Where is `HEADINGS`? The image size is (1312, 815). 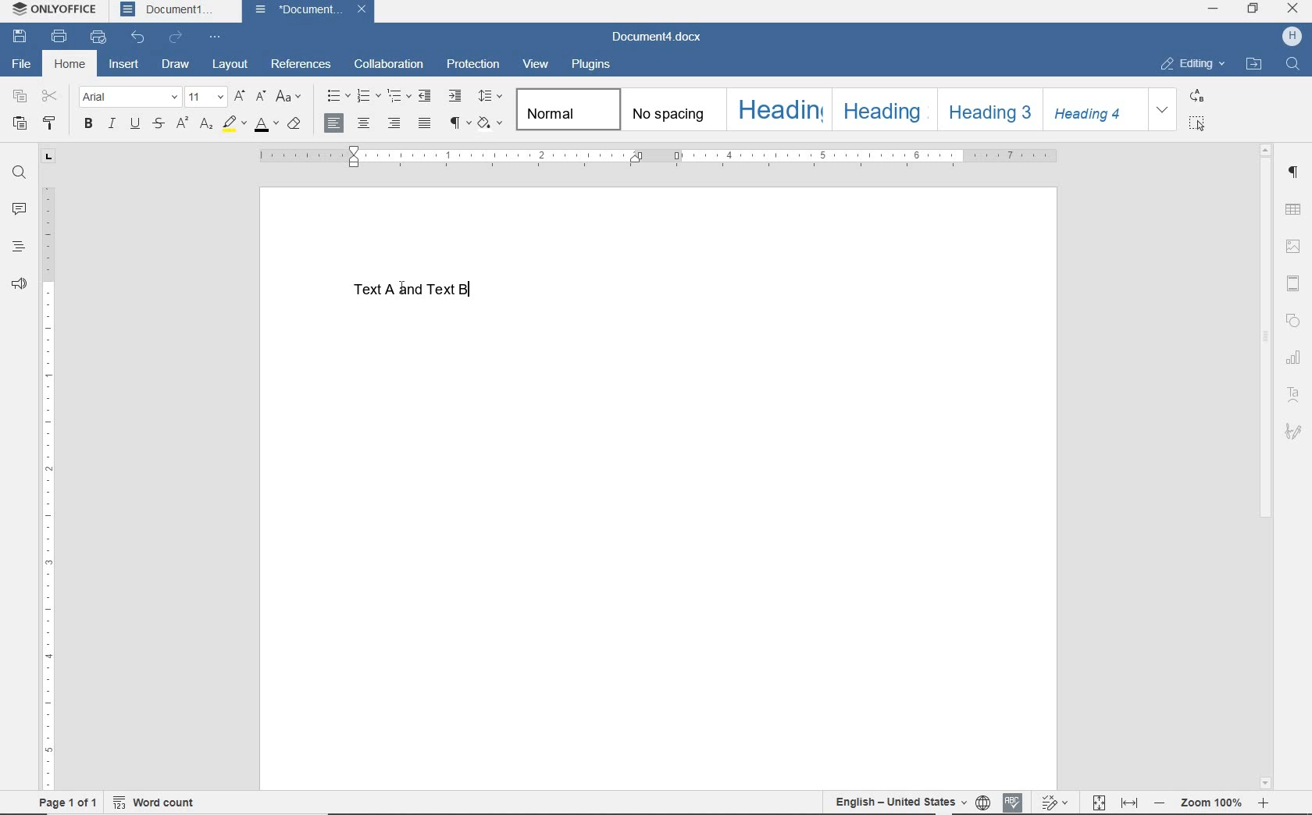
HEADINGS is located at coordinates (19, 244).